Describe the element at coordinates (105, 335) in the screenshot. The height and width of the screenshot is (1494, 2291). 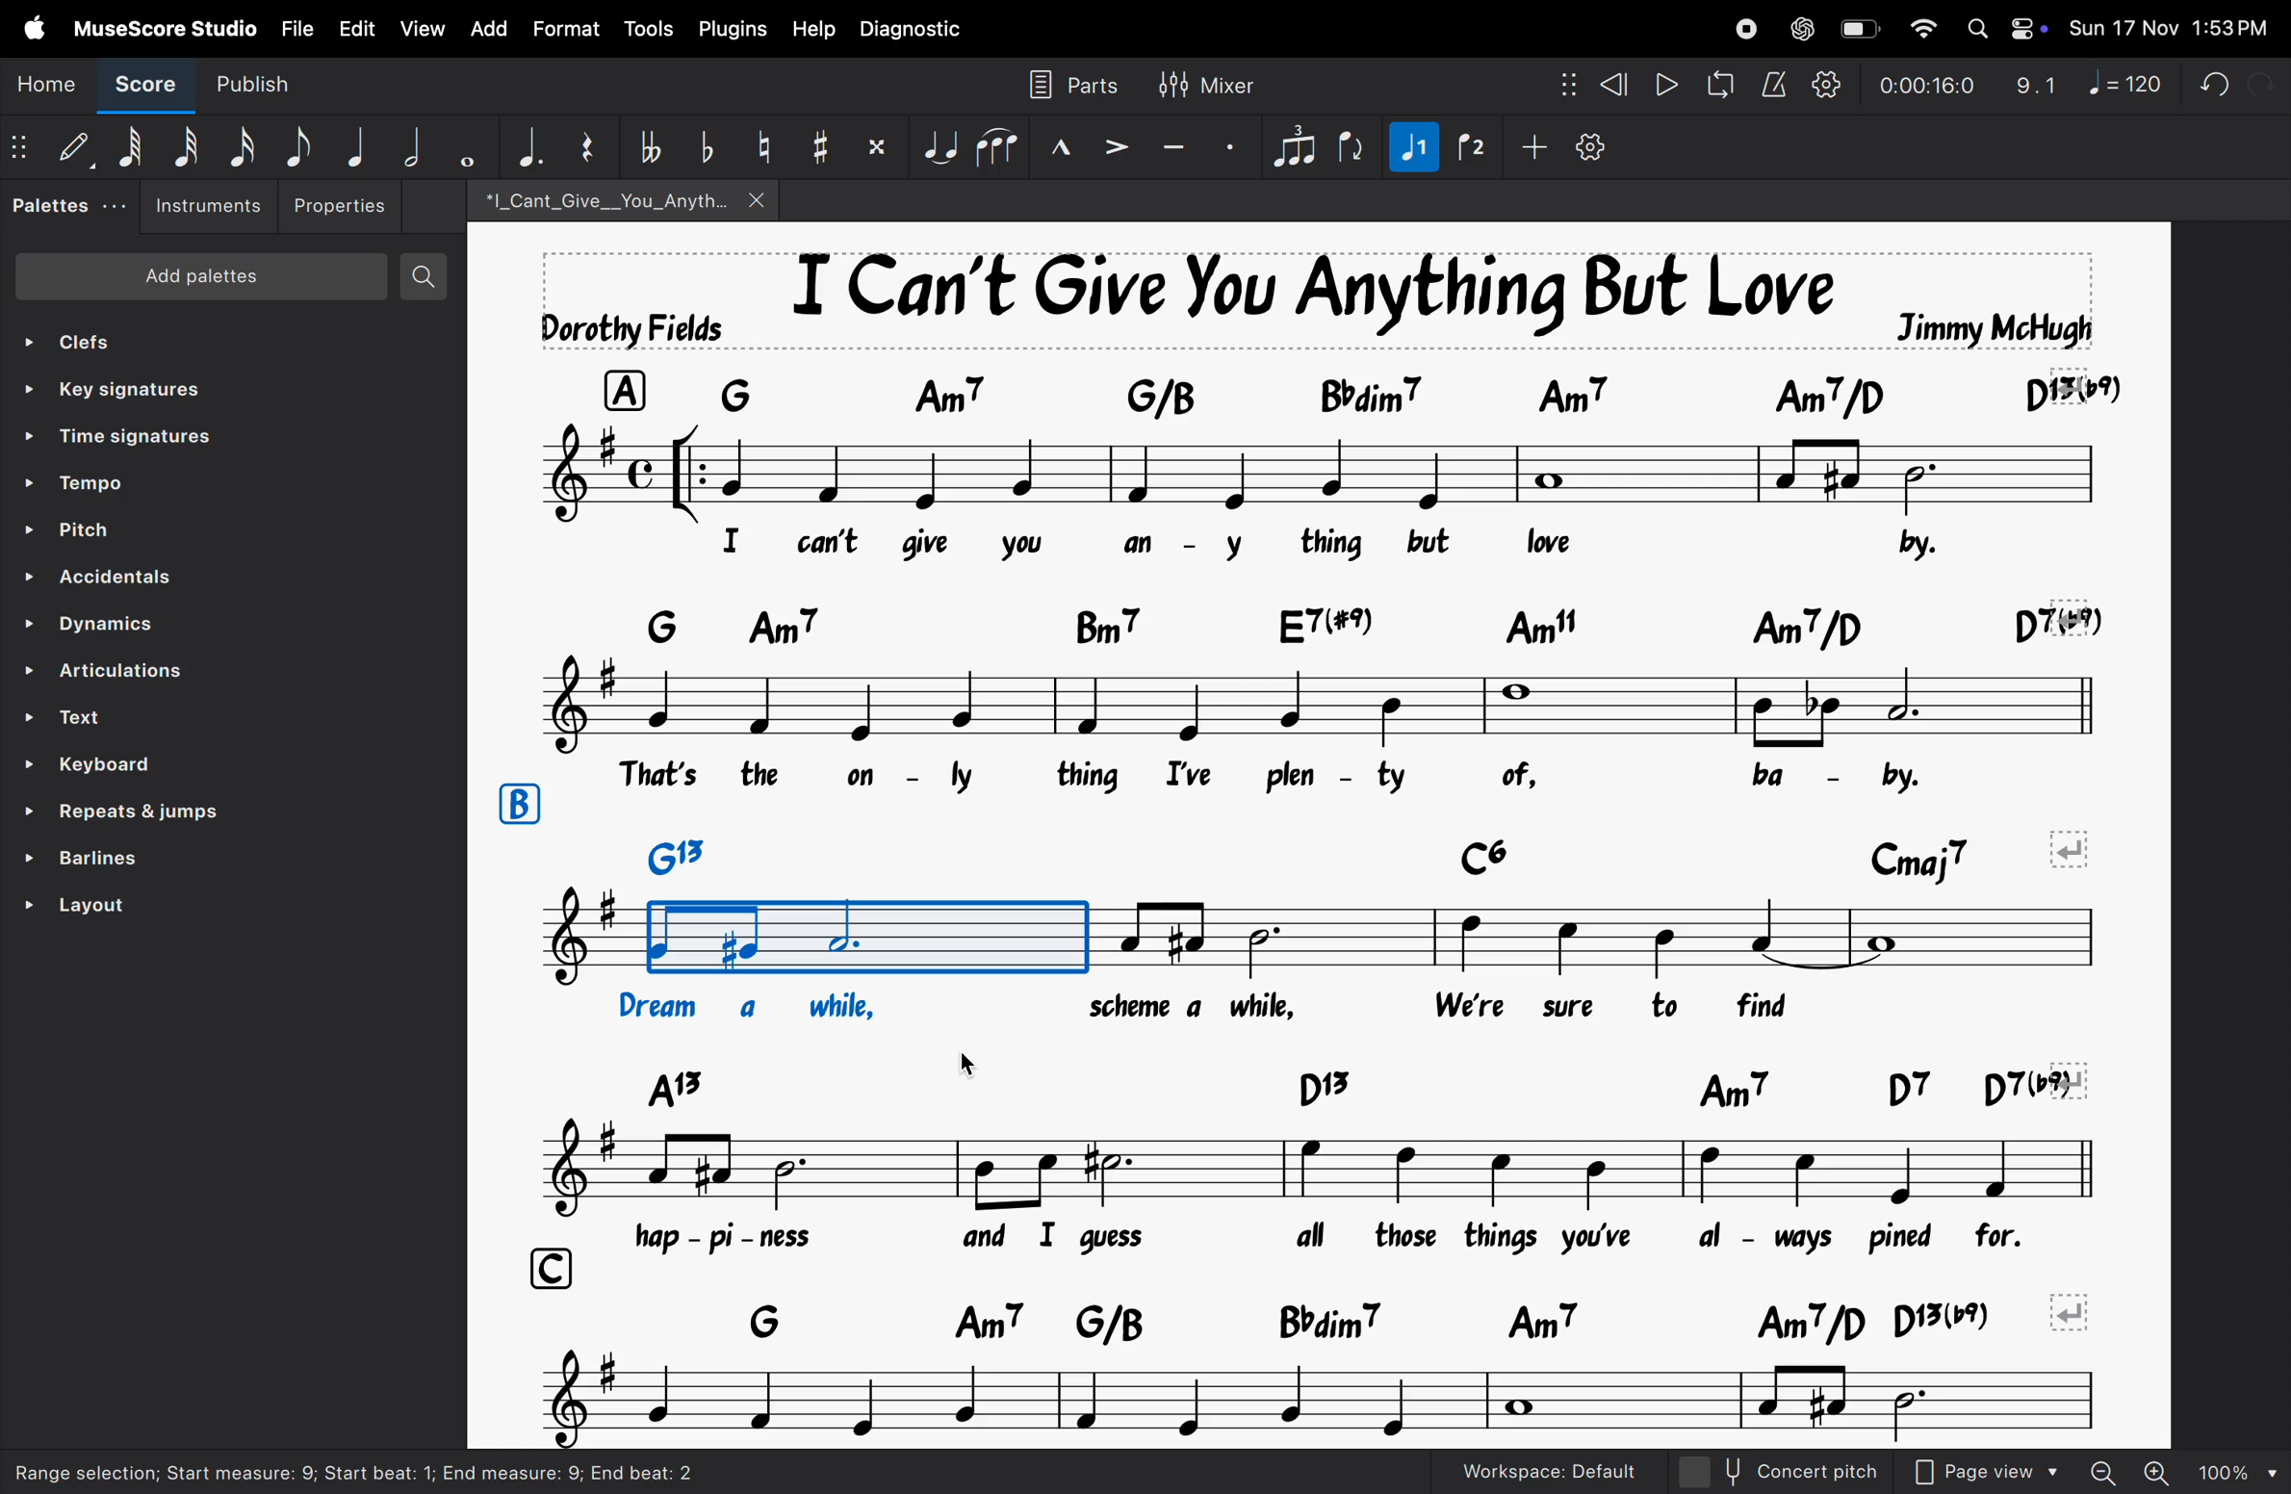
I see `clefs` at that location.